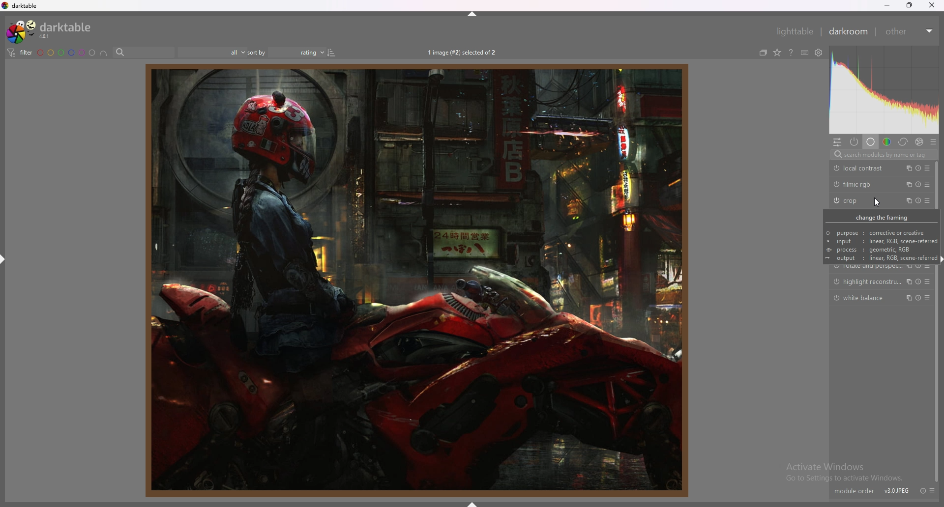  What do you see at coordinates (920, 141) in the screenshot?
I see `effect` at bounding box center [920, 141].